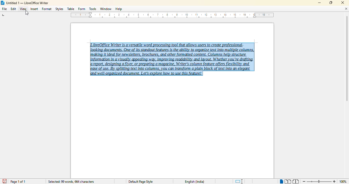 Image resolution: width=349 pixels, height=184 pixels. Describe the element at coordinates (239, 181) in the screenshot. I see `standard selection` at that location.